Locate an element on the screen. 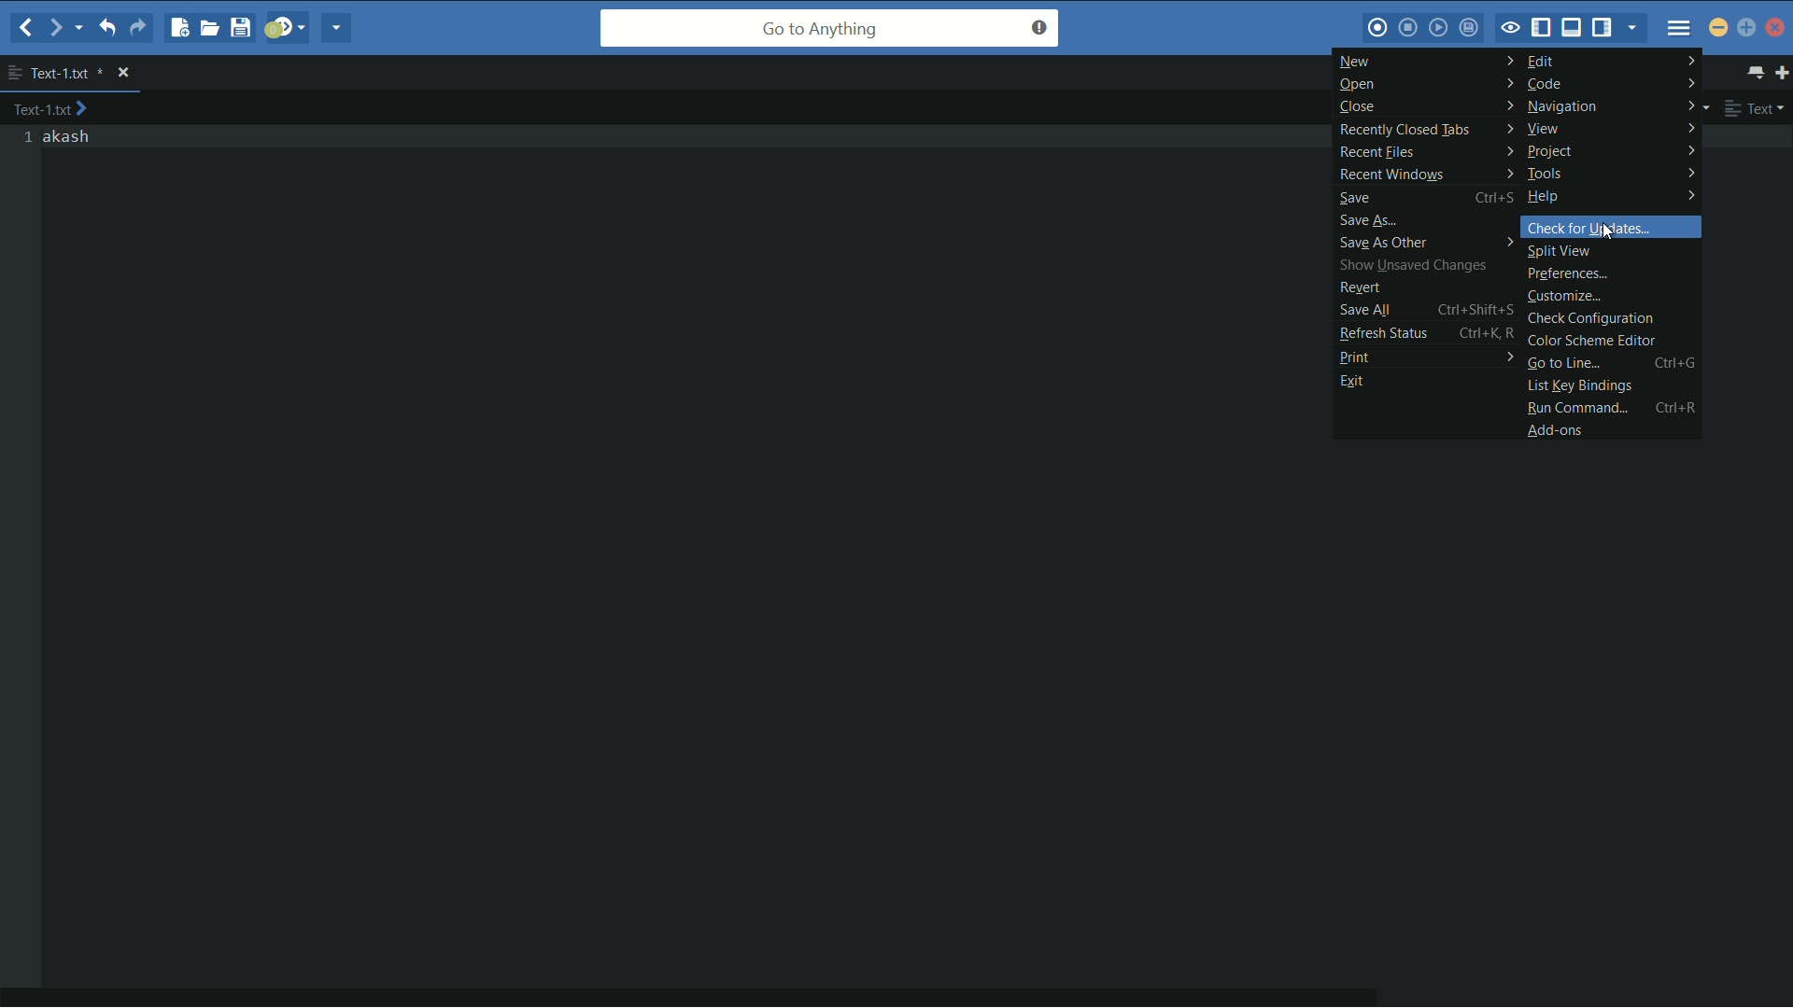 This screenshot has width=1793, height=1008. print is located at coordinates (1424, 357).